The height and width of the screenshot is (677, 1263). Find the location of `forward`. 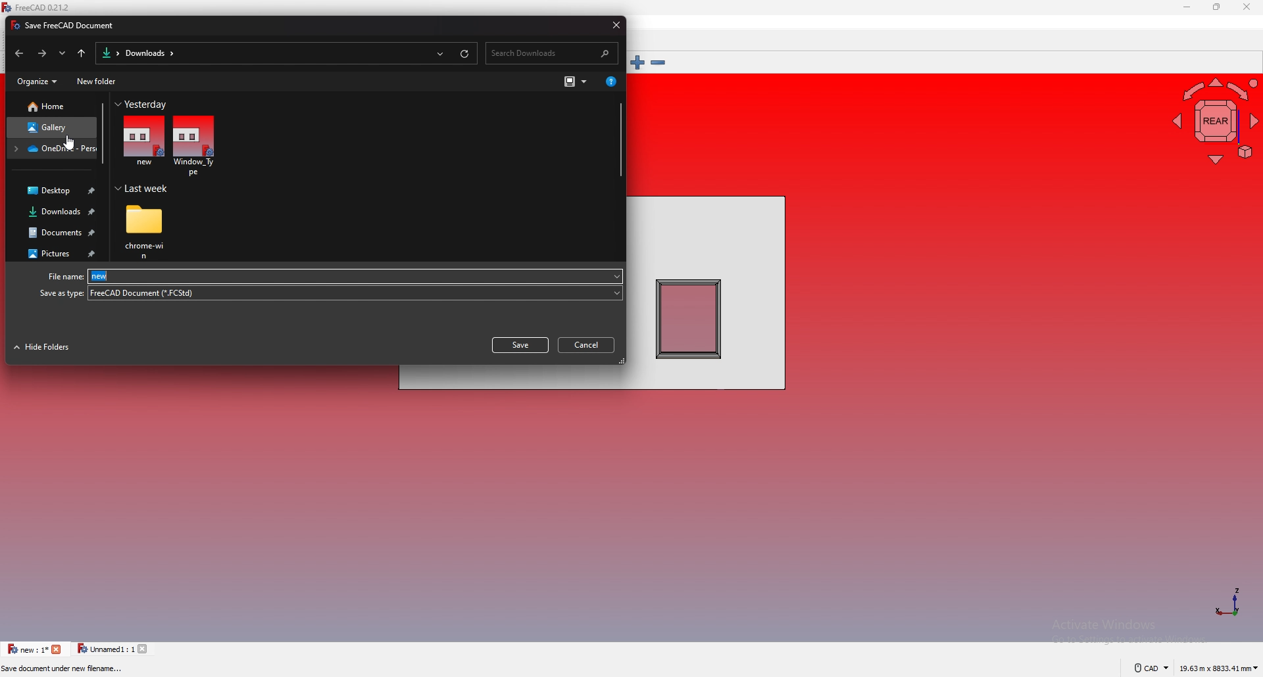

forward is located at coordinates (42, 53).